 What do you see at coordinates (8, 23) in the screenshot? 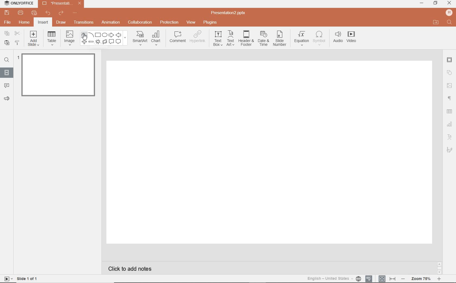
I see `FILE ` at bounding box center [8, 23].